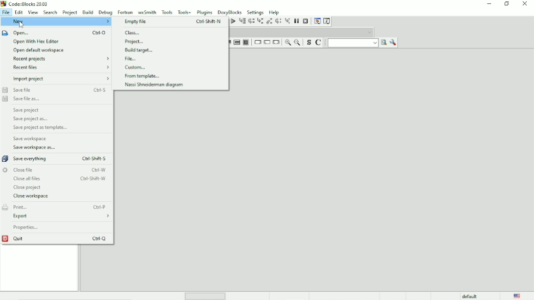 The image size is (534, 300). What do you see at coordinates (288, 43) in the screenshot?
I see `Zoom in` at bounding box center [288, 43].